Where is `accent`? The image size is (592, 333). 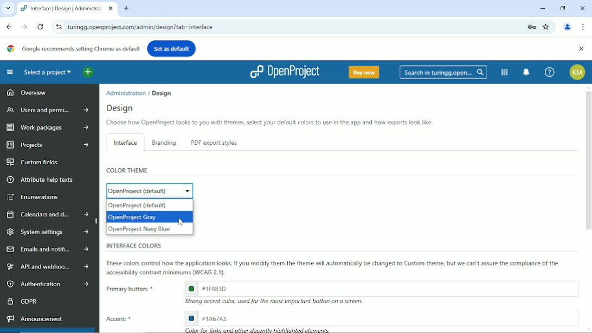 accent is located at coordinates (381, 318).